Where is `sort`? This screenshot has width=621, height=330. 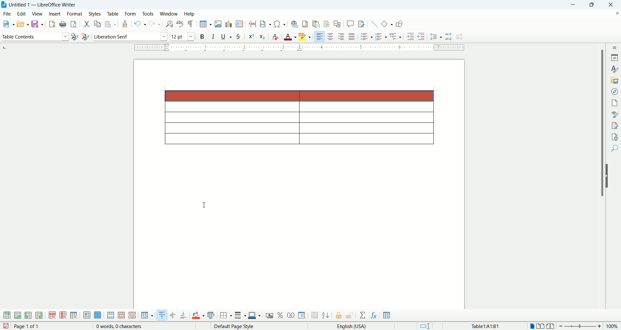 sort is located at coordinates (326, 314).